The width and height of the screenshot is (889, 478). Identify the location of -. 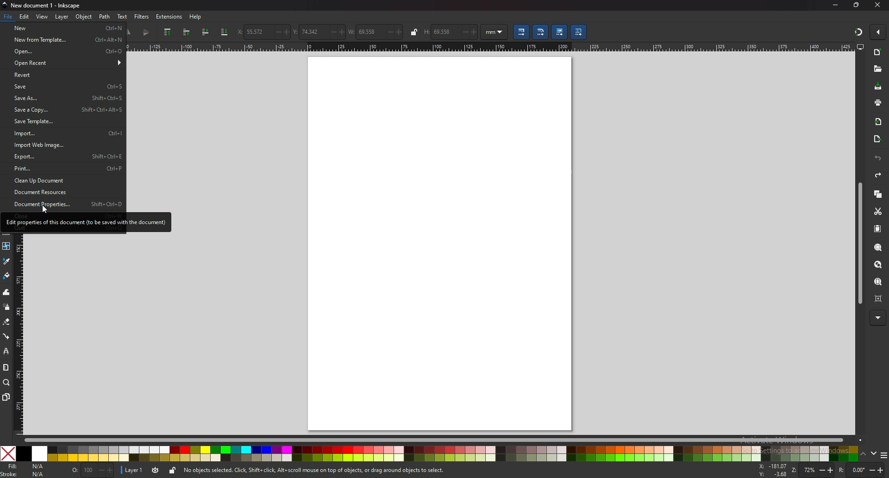
(870, 470).